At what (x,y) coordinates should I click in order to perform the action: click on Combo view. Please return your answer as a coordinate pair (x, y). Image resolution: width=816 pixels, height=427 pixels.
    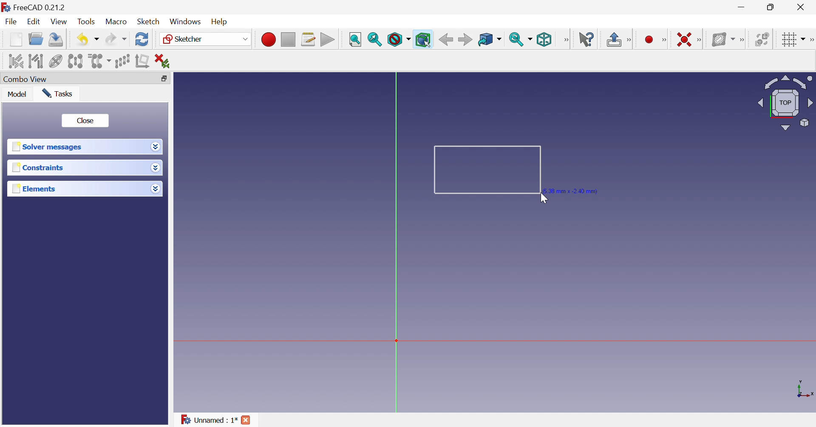
    Looking at the image, I should click on (24, 79).